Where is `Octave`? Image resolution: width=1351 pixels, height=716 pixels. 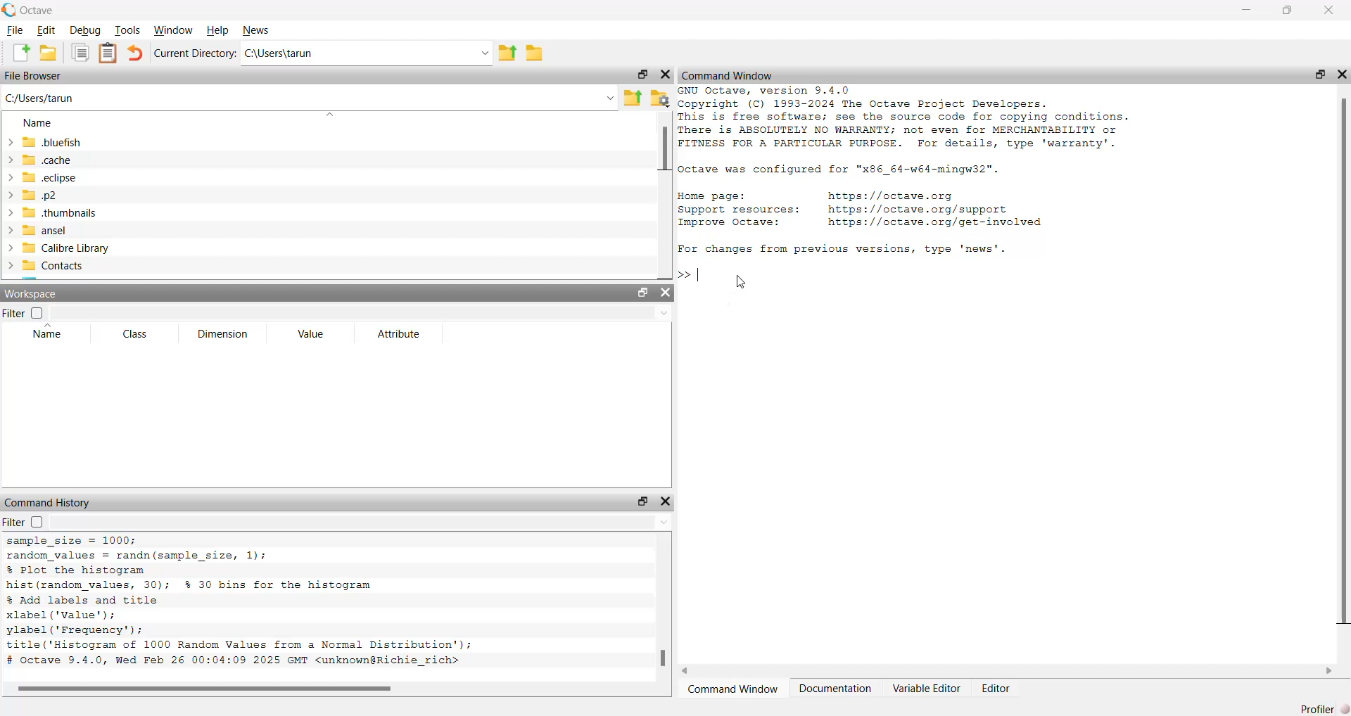 Octave is located at coordinates (39, 10).